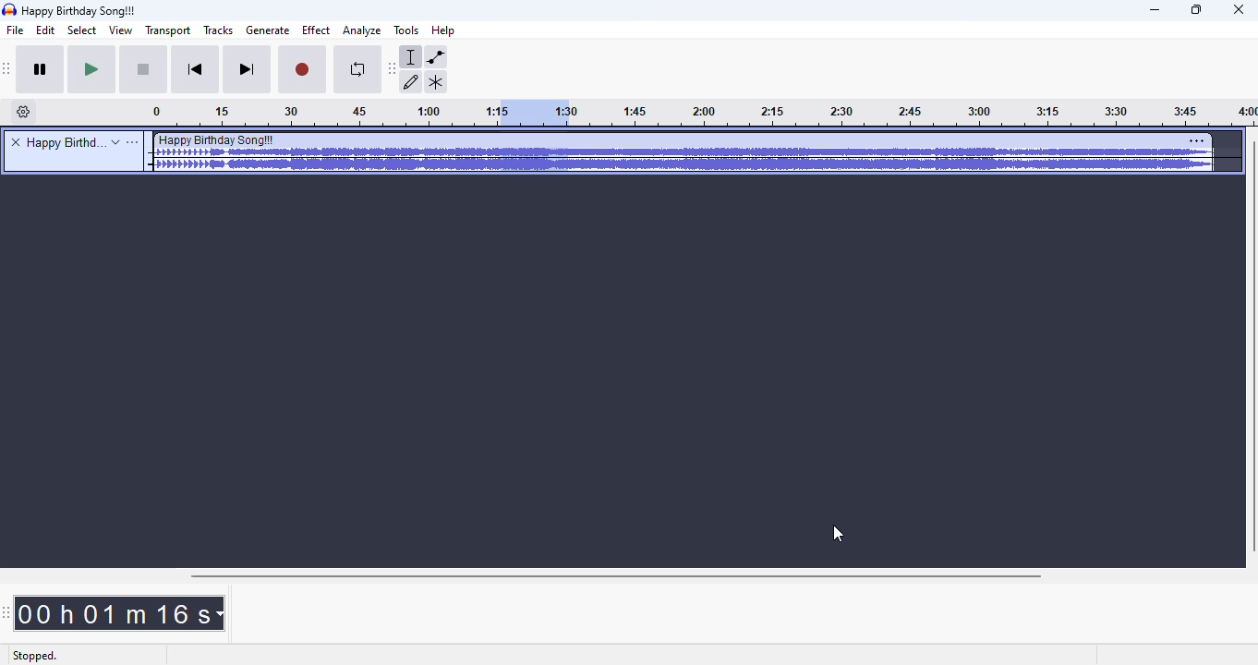 The image size is (1258, 665). Describe the element at coordinates (34, 657) in the screenshot. I see `stopped.` at that location.